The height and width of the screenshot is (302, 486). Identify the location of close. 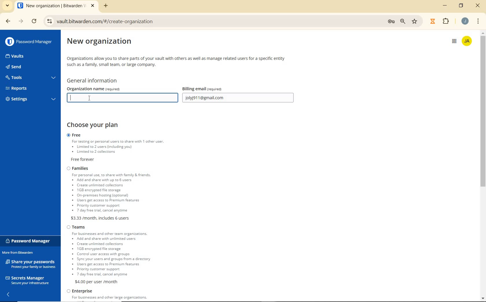
(478, 6).